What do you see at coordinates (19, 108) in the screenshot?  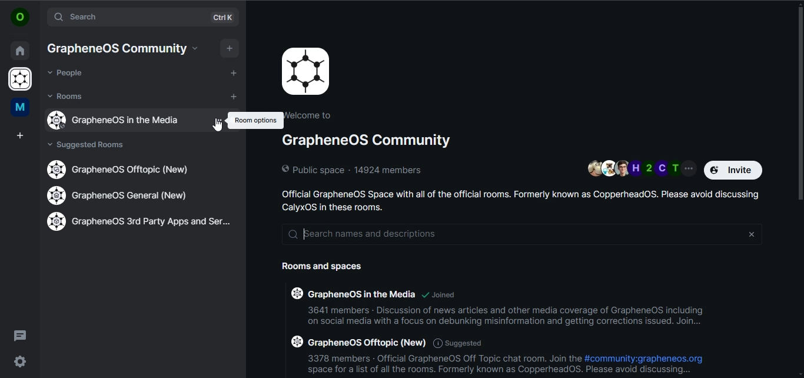 I see `me` at bounding box center [19, 108].